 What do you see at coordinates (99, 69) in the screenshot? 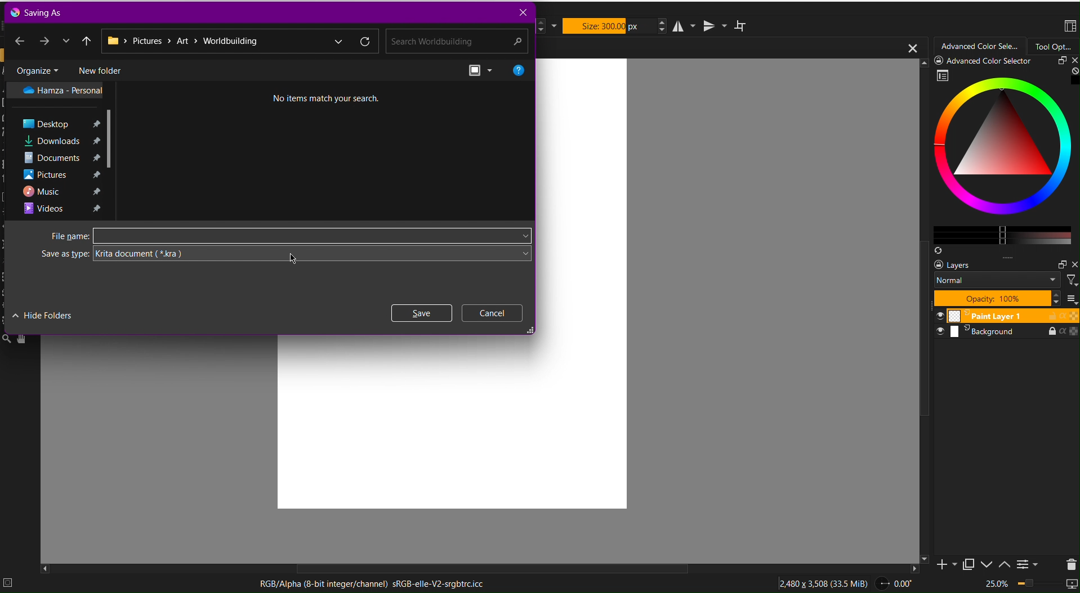
I see `New Folder` at bounding box center [99, 69].